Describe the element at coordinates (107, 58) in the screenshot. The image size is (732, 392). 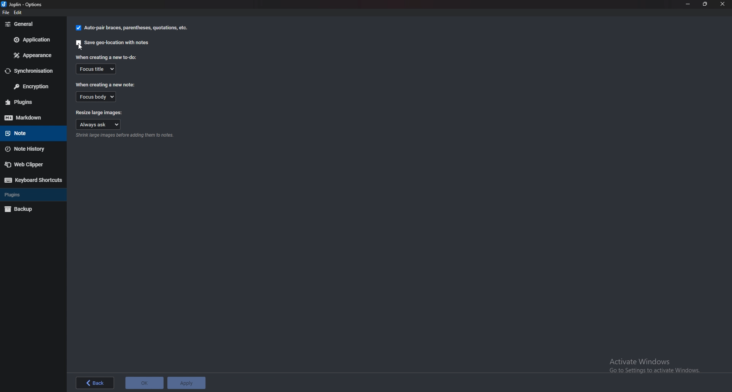
I see `When creating a new to do` at that location.